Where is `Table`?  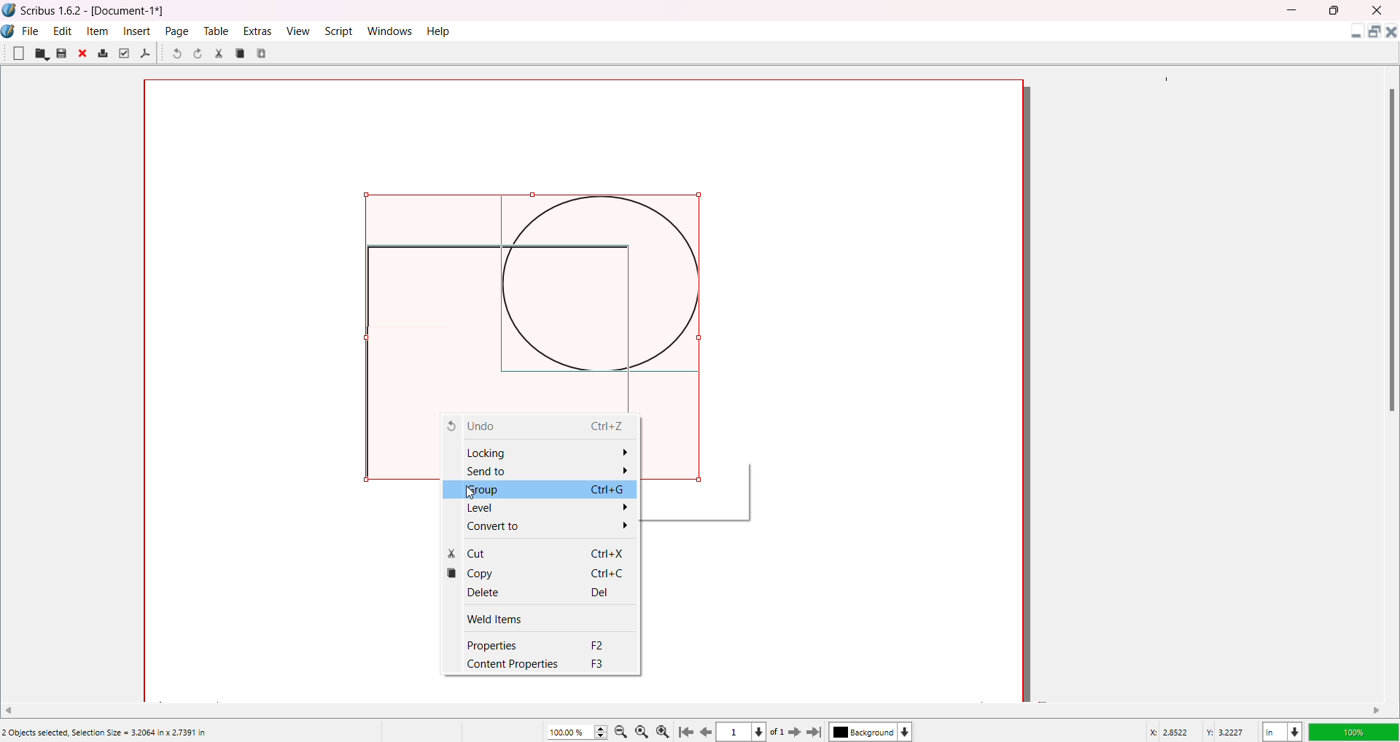
Table is located at coordinates (215, 31).